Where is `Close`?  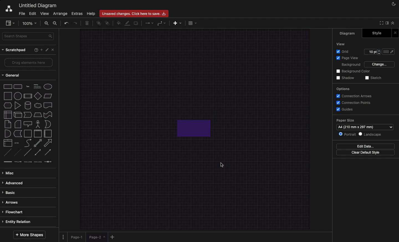 Close is located at coordinates (395, 33).